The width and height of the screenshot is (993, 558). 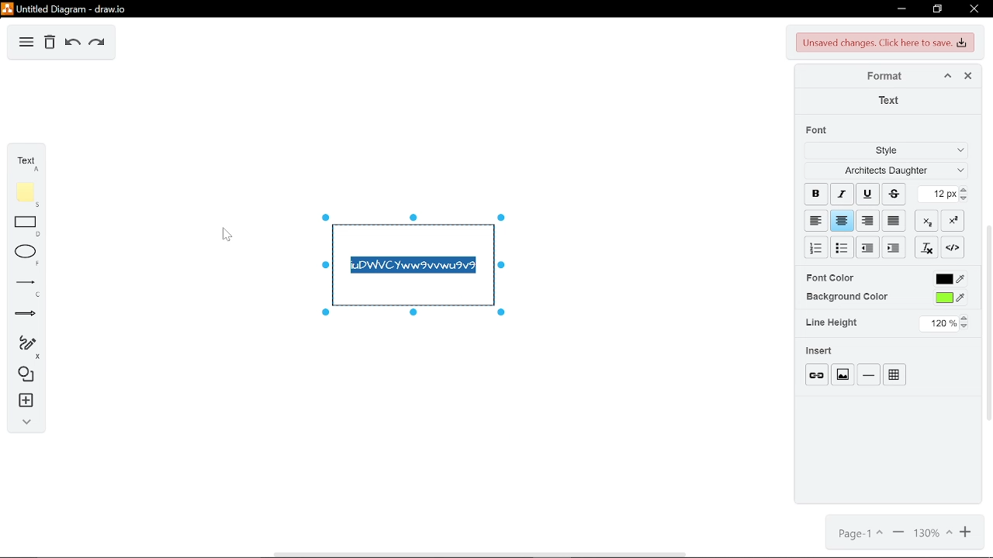 I want to click on insert image, so click(x=842, y=374).